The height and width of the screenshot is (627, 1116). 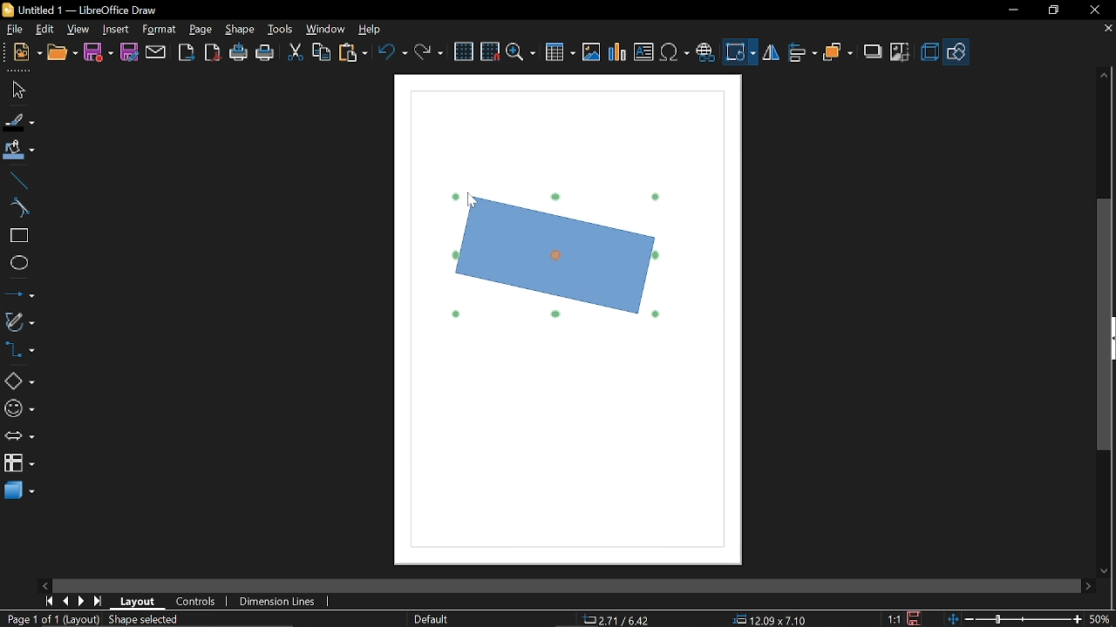 What do you see at coordinates (98, 52) in the screenshot?
I see `Save` at bounding box center [98, 52].